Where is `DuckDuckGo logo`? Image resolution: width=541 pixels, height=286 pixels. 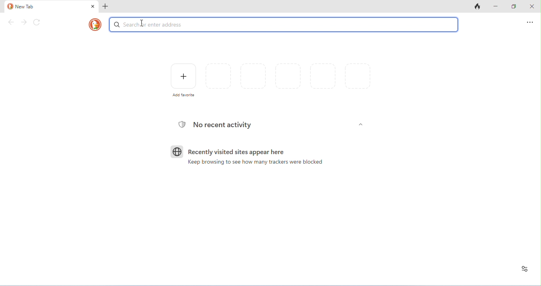 DuckDuckGo logo is located at coordinates (95, 24).